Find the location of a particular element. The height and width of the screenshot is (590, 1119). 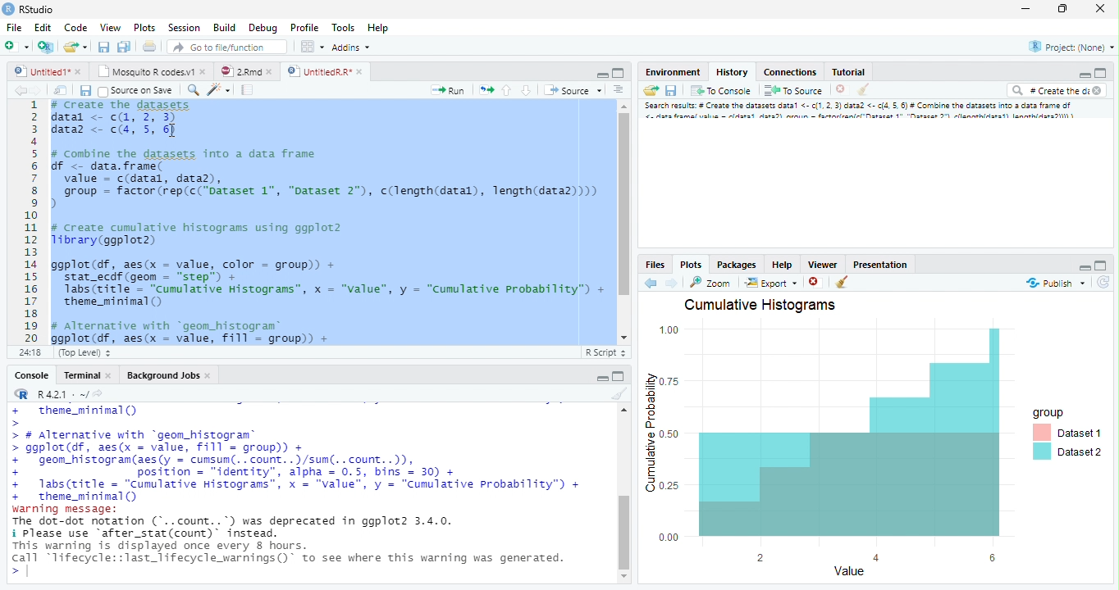

Mosquito R codes is located at coordinates (154, 71).